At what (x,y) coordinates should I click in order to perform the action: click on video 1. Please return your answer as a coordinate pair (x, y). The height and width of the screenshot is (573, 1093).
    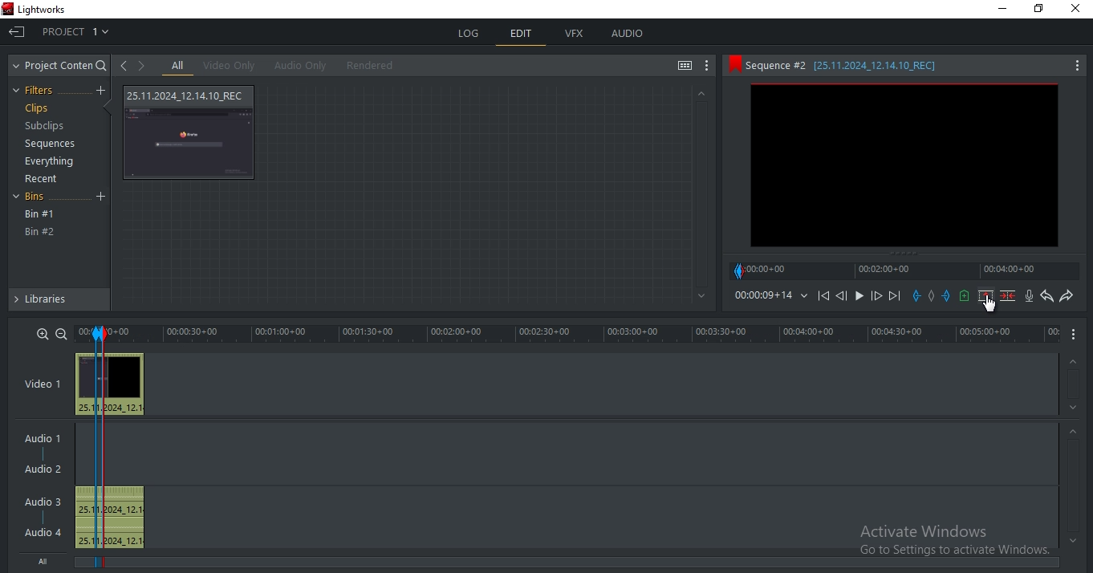
    Looking at the image, I should click on (43, 382).